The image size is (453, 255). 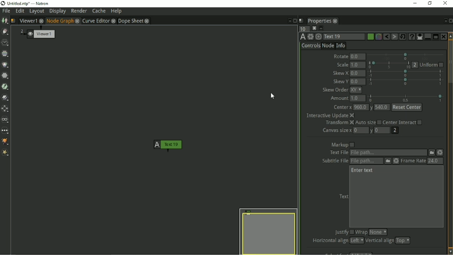 What do you see at coordinates (96, 21) in the screenshot?
I see `Curve Editor` at bounding box center [96, 21].